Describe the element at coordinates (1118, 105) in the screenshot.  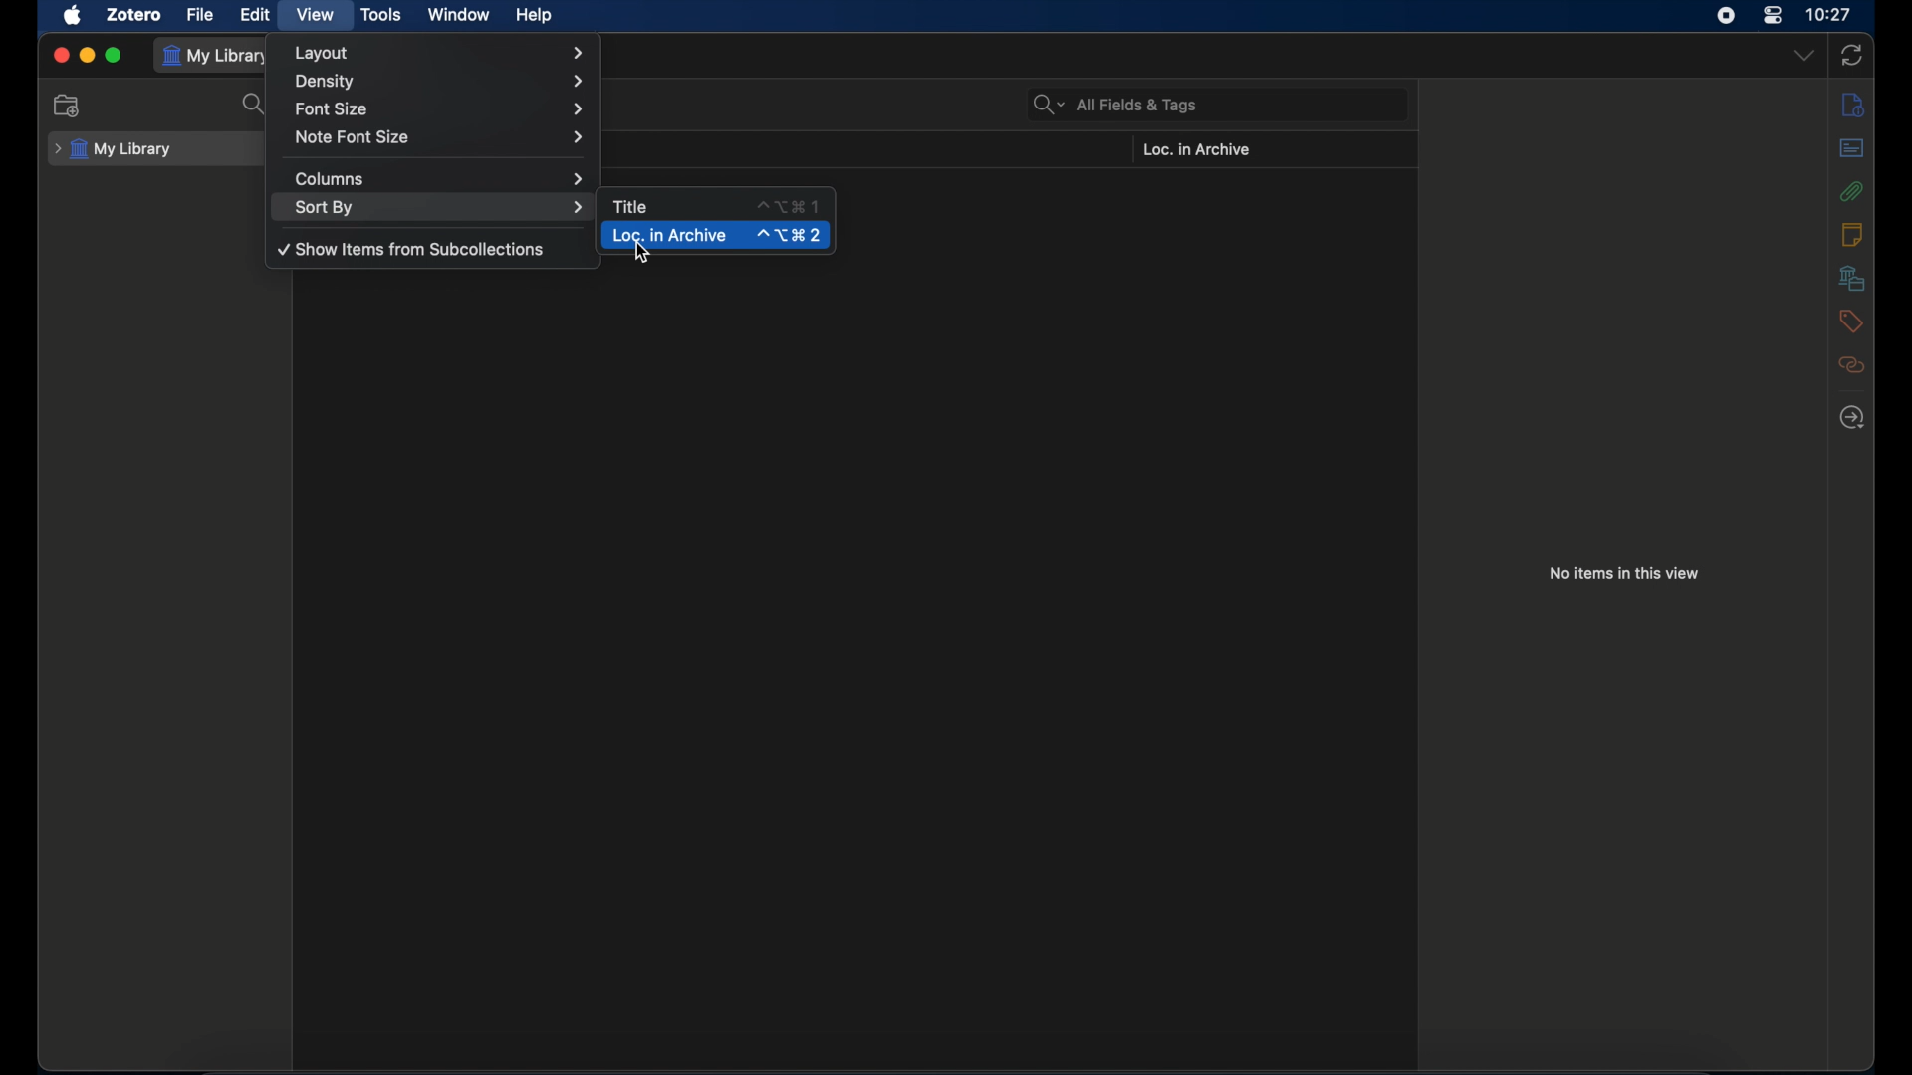
I see `all fields & tags` at that location.